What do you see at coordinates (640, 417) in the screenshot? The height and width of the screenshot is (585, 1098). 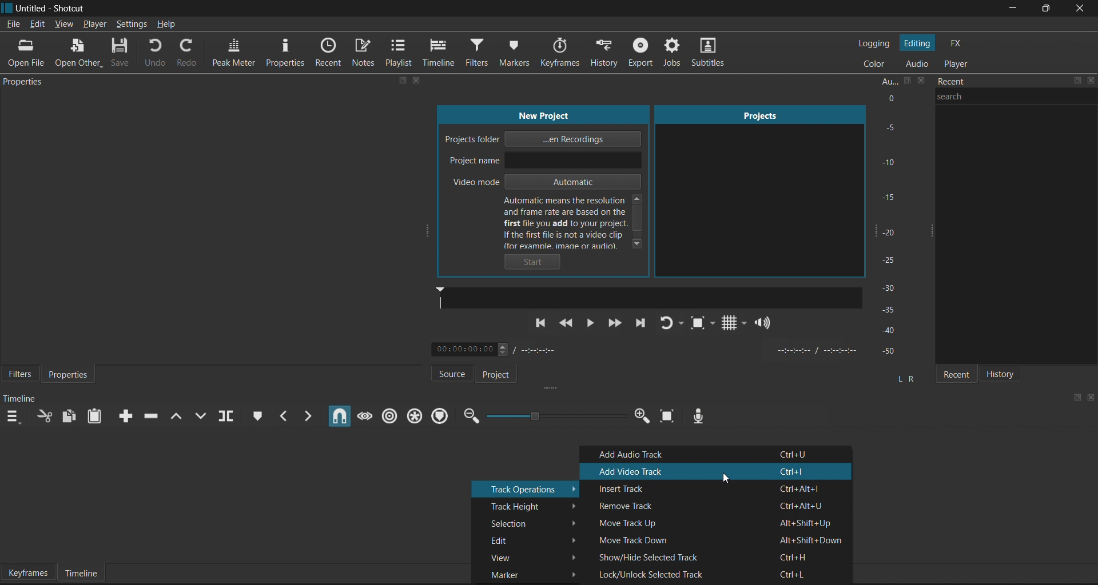 I see `Zoom in` at bounding box center [640, 417].